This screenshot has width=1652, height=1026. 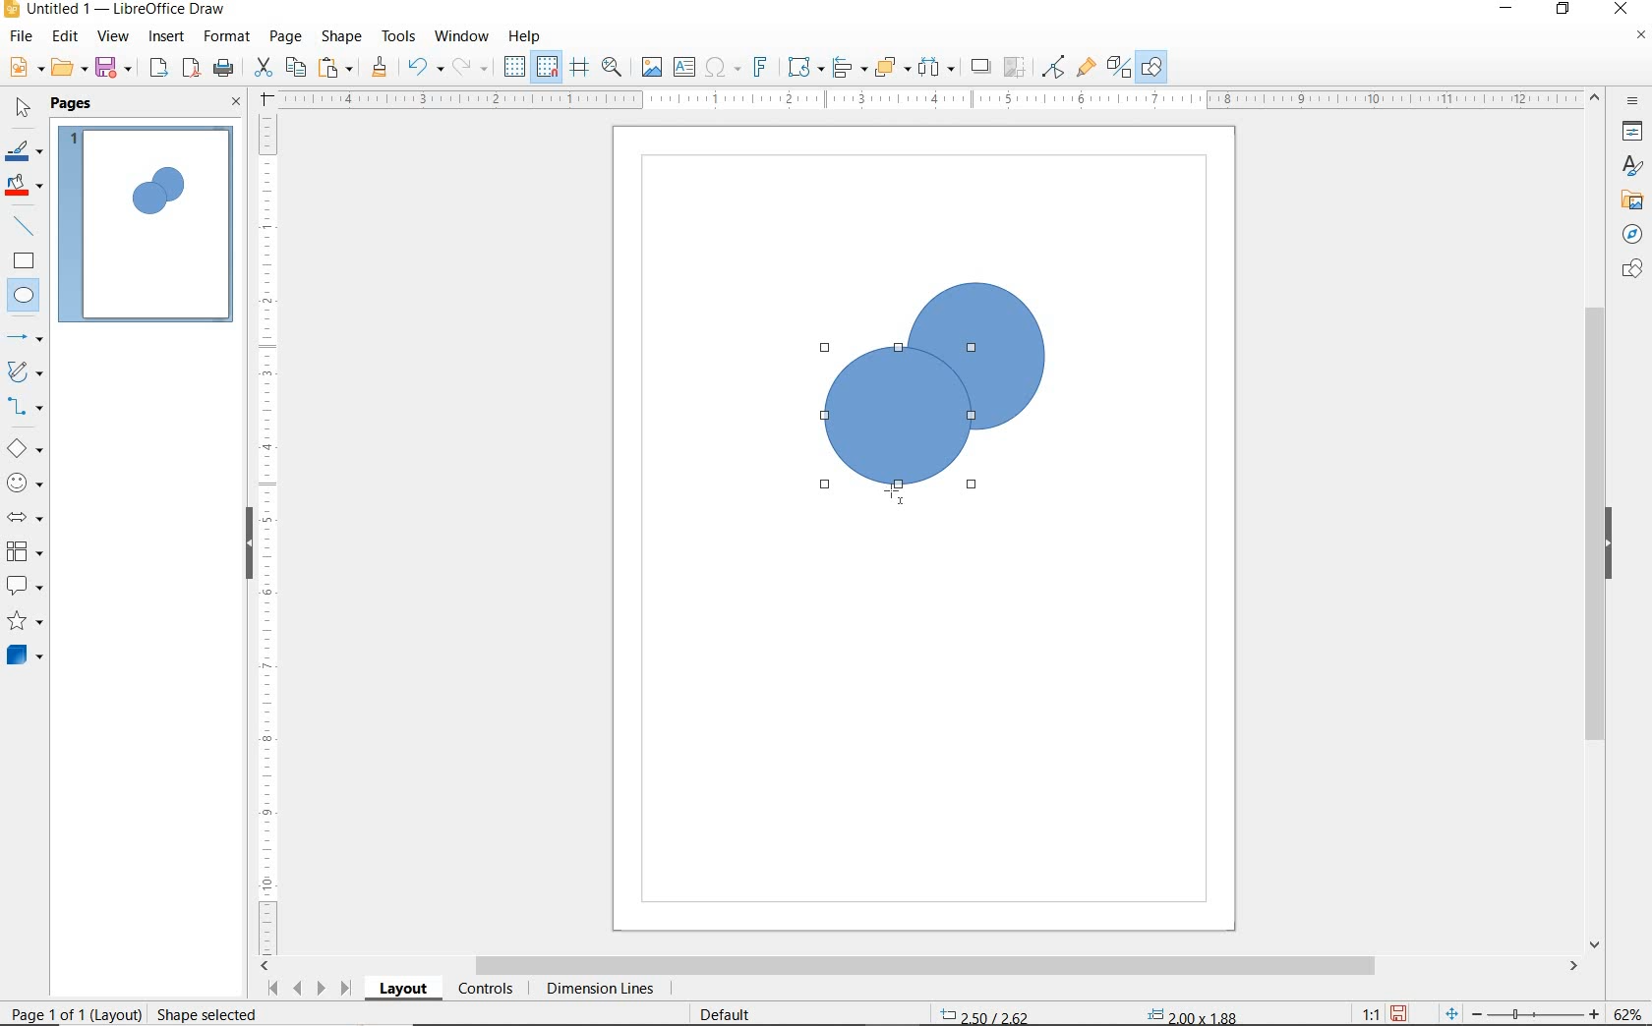 I want to click on DIMENSION LINES, so click(x=597, y=991).